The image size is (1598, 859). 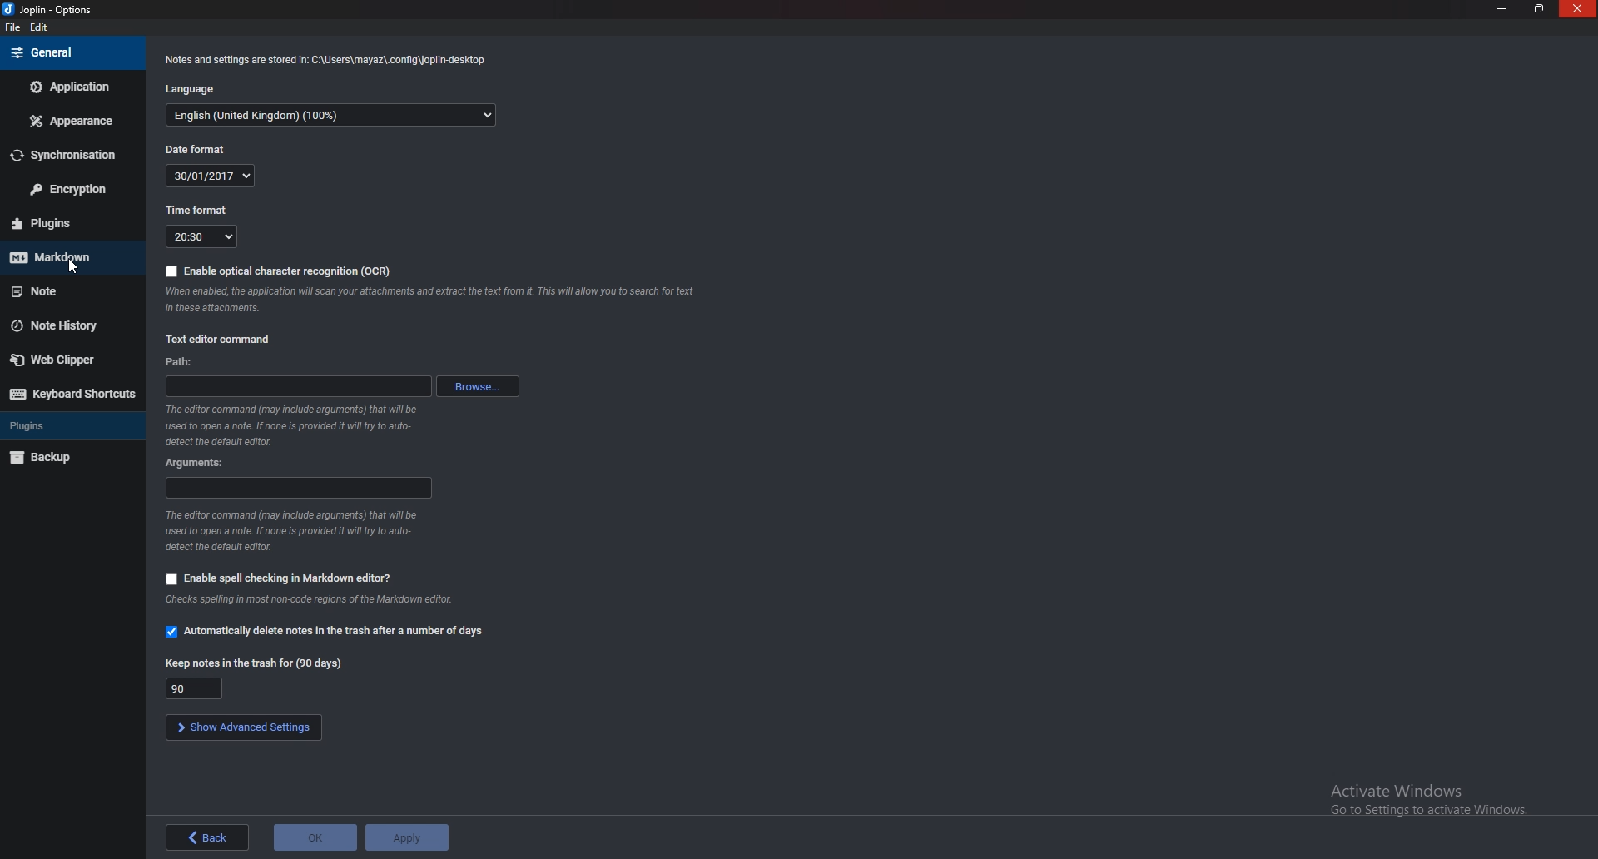 I want to click on file, so click(x=16, y=27).